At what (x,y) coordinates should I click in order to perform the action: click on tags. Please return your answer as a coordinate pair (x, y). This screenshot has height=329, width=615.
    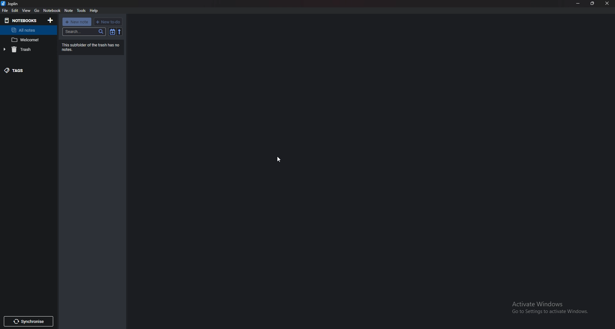
    Looking at the image, I should click on (24, 70).